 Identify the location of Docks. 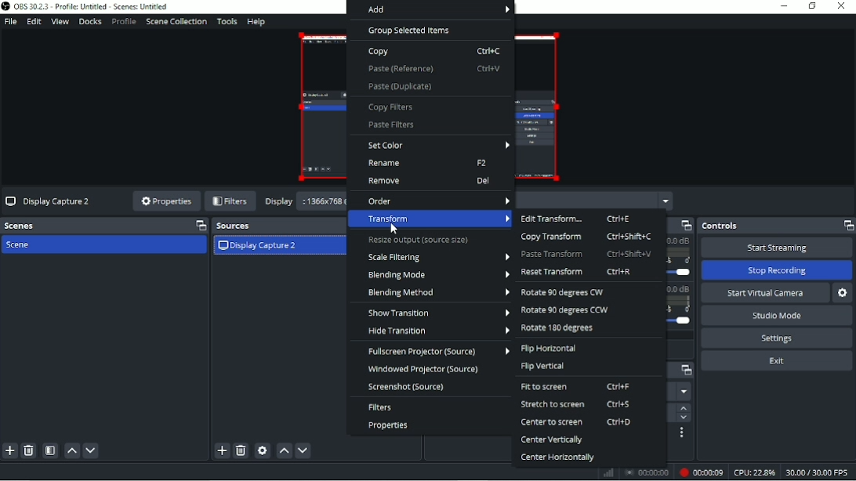
(90, 22).